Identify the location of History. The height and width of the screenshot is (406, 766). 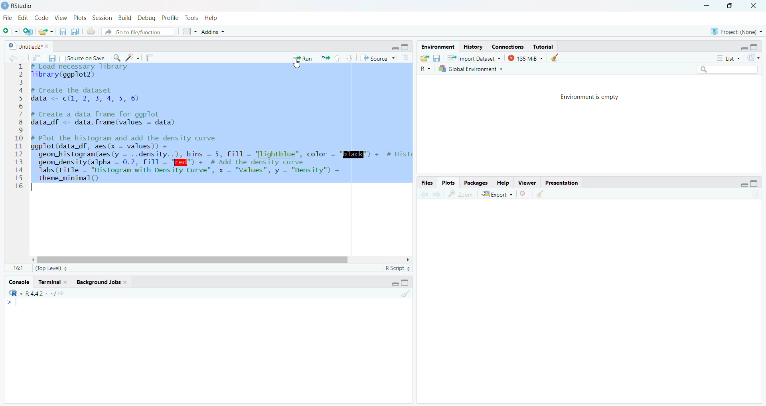
(474, 45).